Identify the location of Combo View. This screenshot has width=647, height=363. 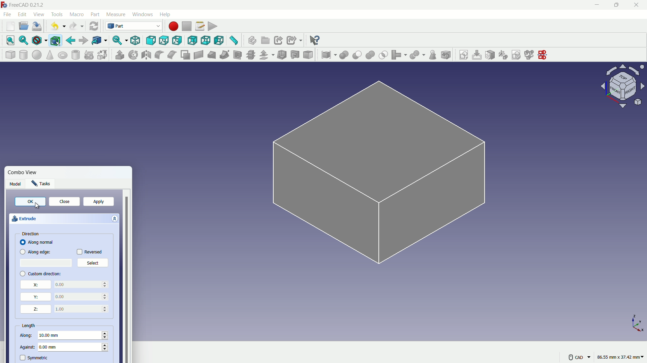
(23, 172).